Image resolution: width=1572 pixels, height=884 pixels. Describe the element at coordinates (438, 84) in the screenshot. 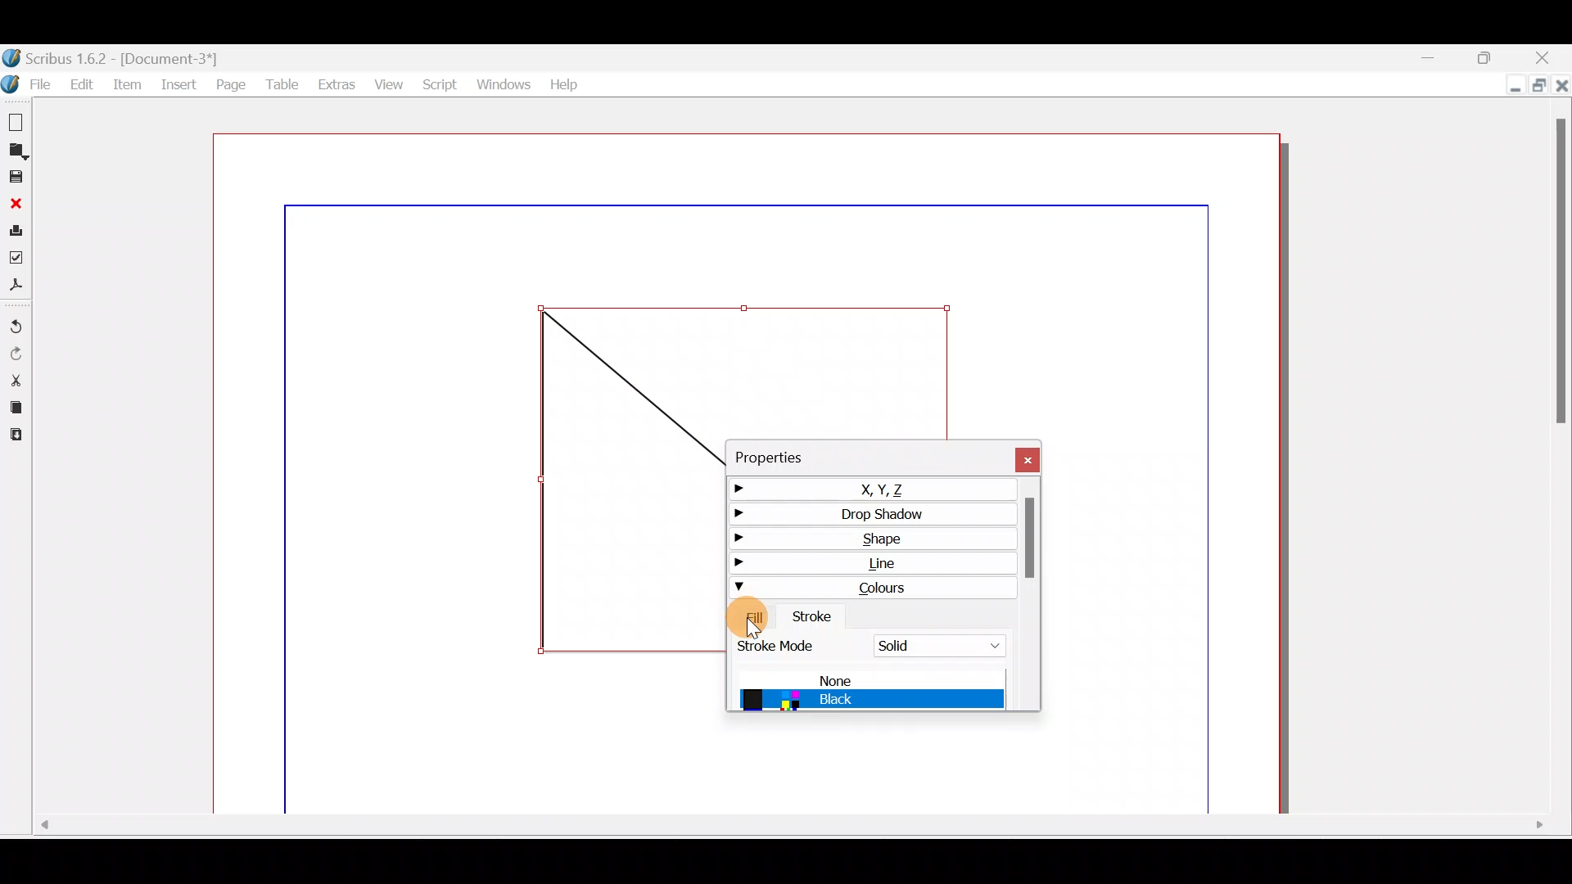

I see `Script` at that location.